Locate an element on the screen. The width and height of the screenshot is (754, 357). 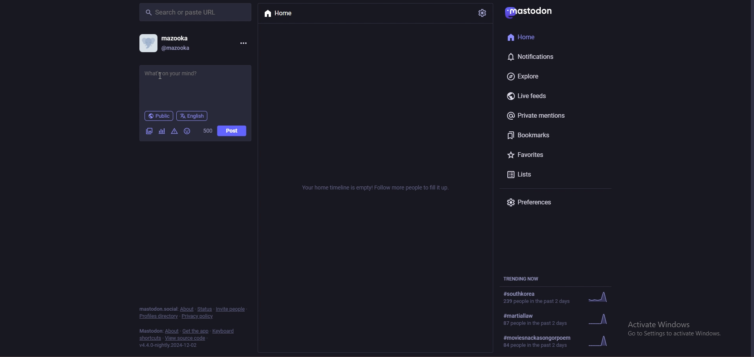
mazooka is located at coordinates (178, 37).